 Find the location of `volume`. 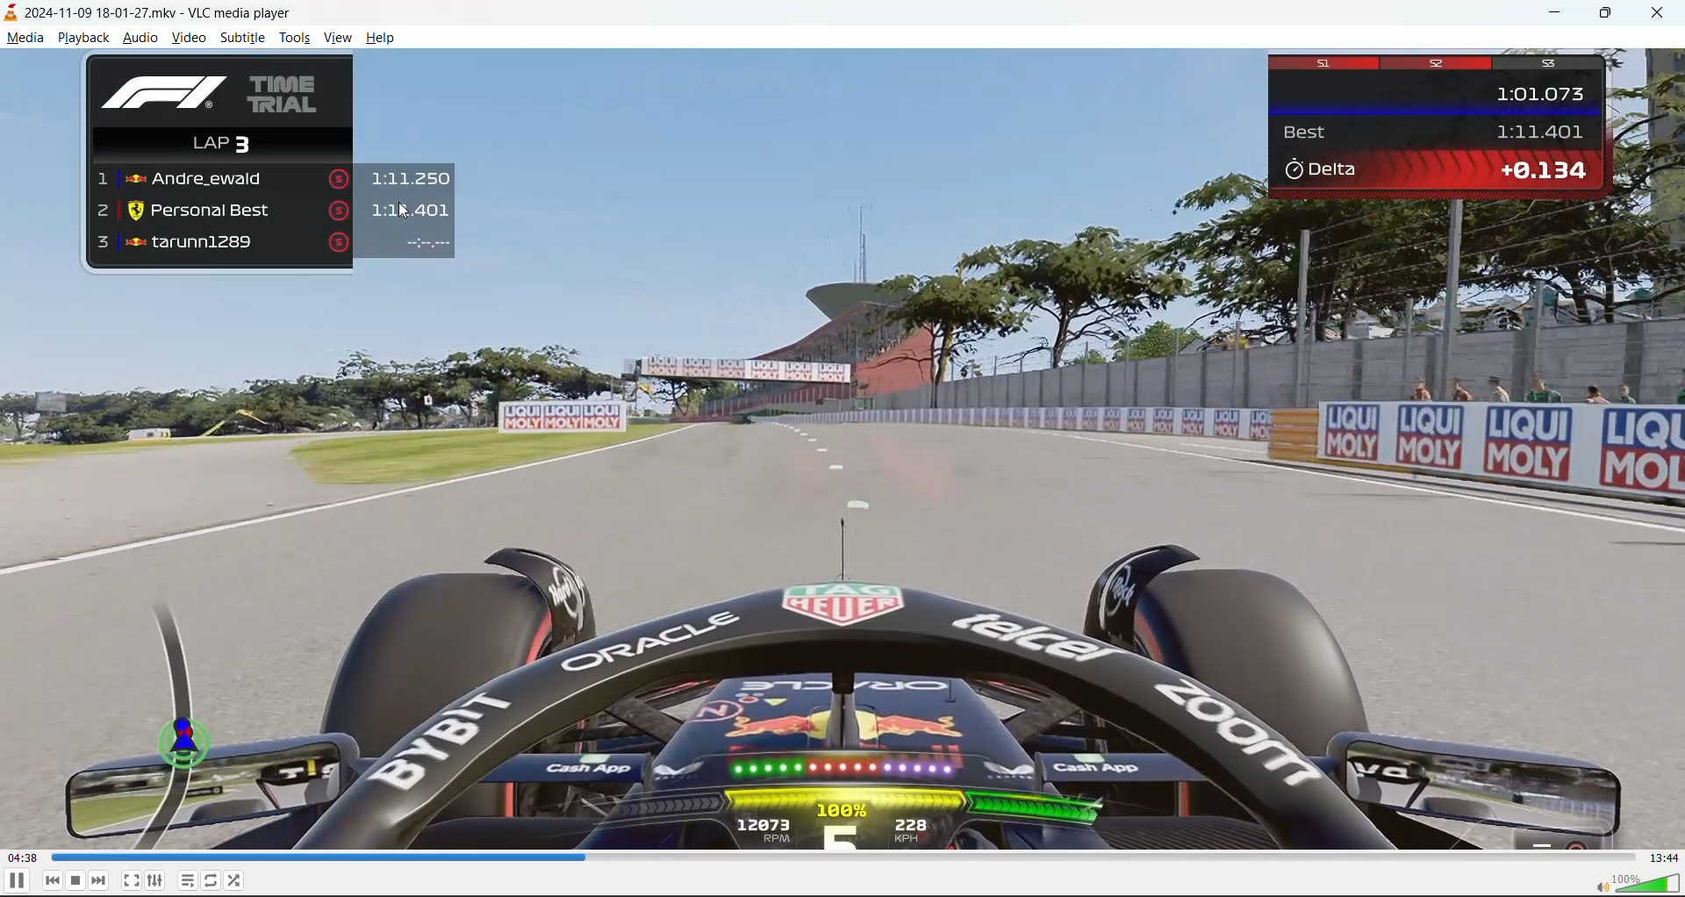

volume is located at coordinates (1638, 883).